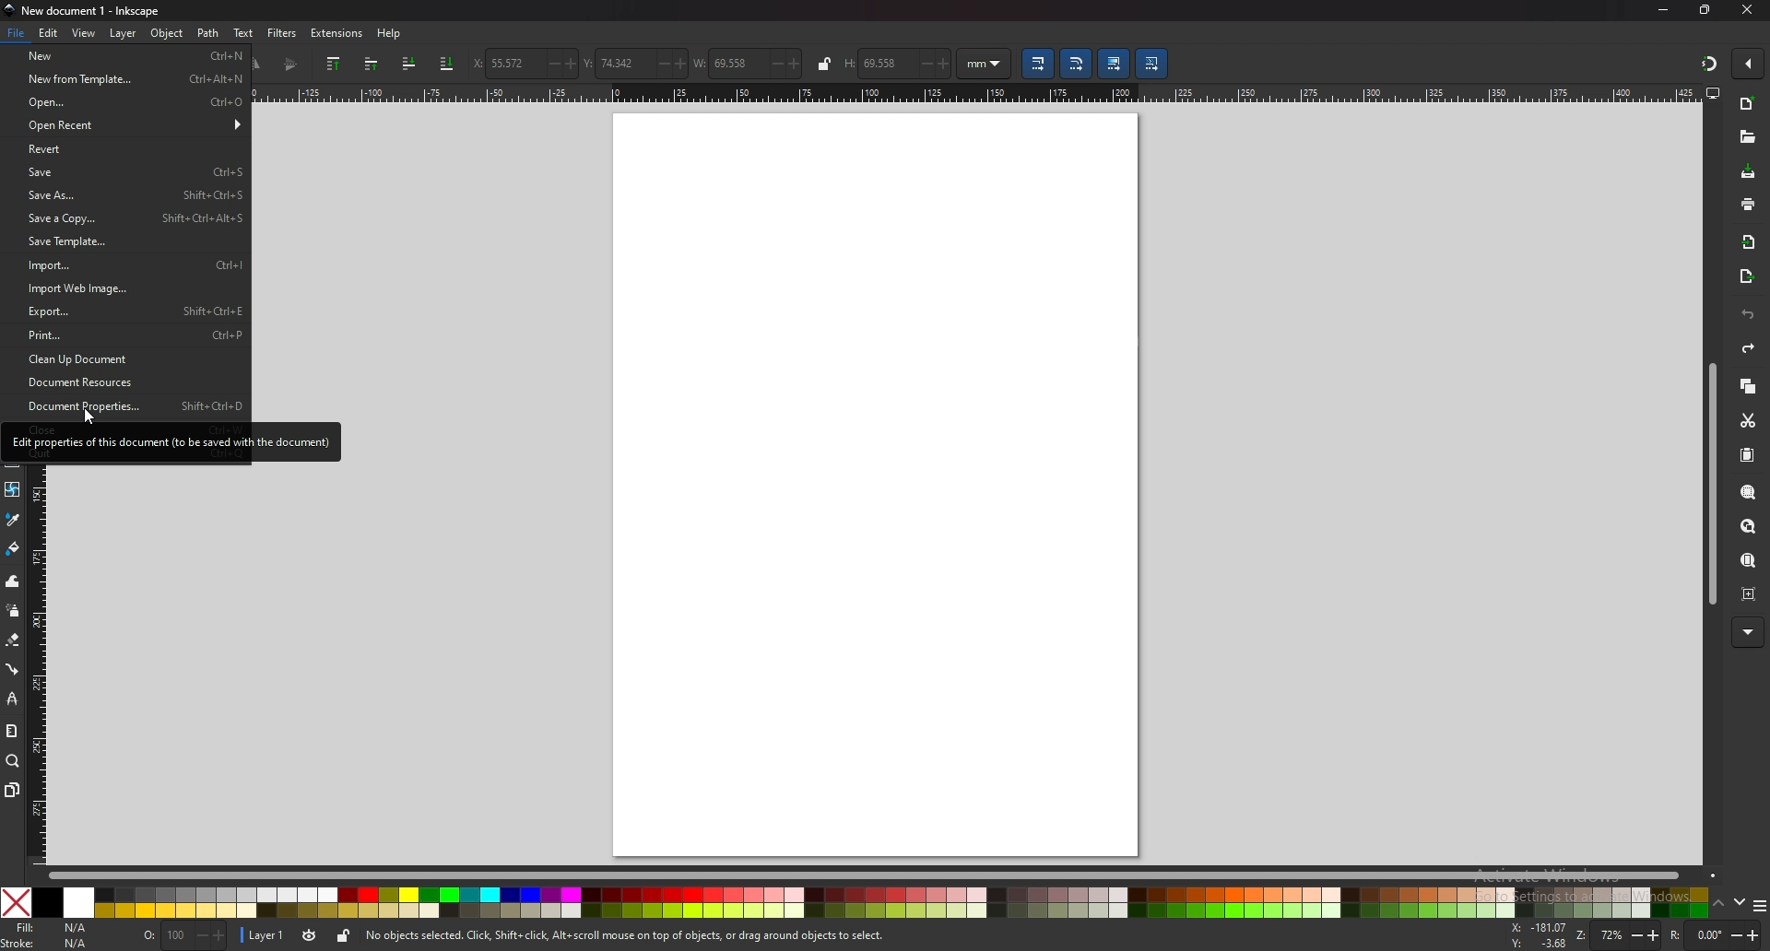 This screenshot has height=951, width=1770. Describe the element at coordinates (878, 485) in the screenshot. I see `blank page` at that location.